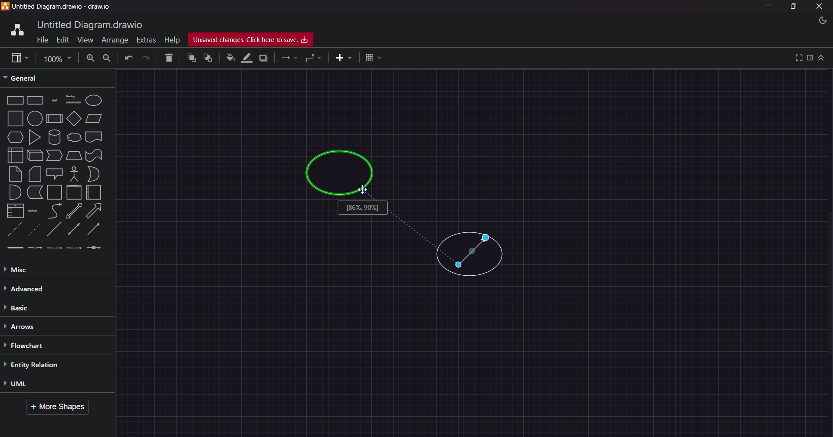 Image resolution: width=833 pixels, height=437 pixels. I want to click on Zoom Out, so click(107, 59).